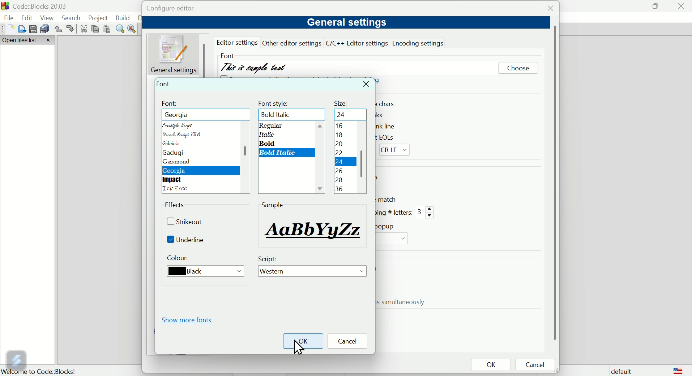 The width and height of the screenshot is (692, 376). Describe the element at coordinates (183, 135) in the screenshot. I see `French script` at that location.